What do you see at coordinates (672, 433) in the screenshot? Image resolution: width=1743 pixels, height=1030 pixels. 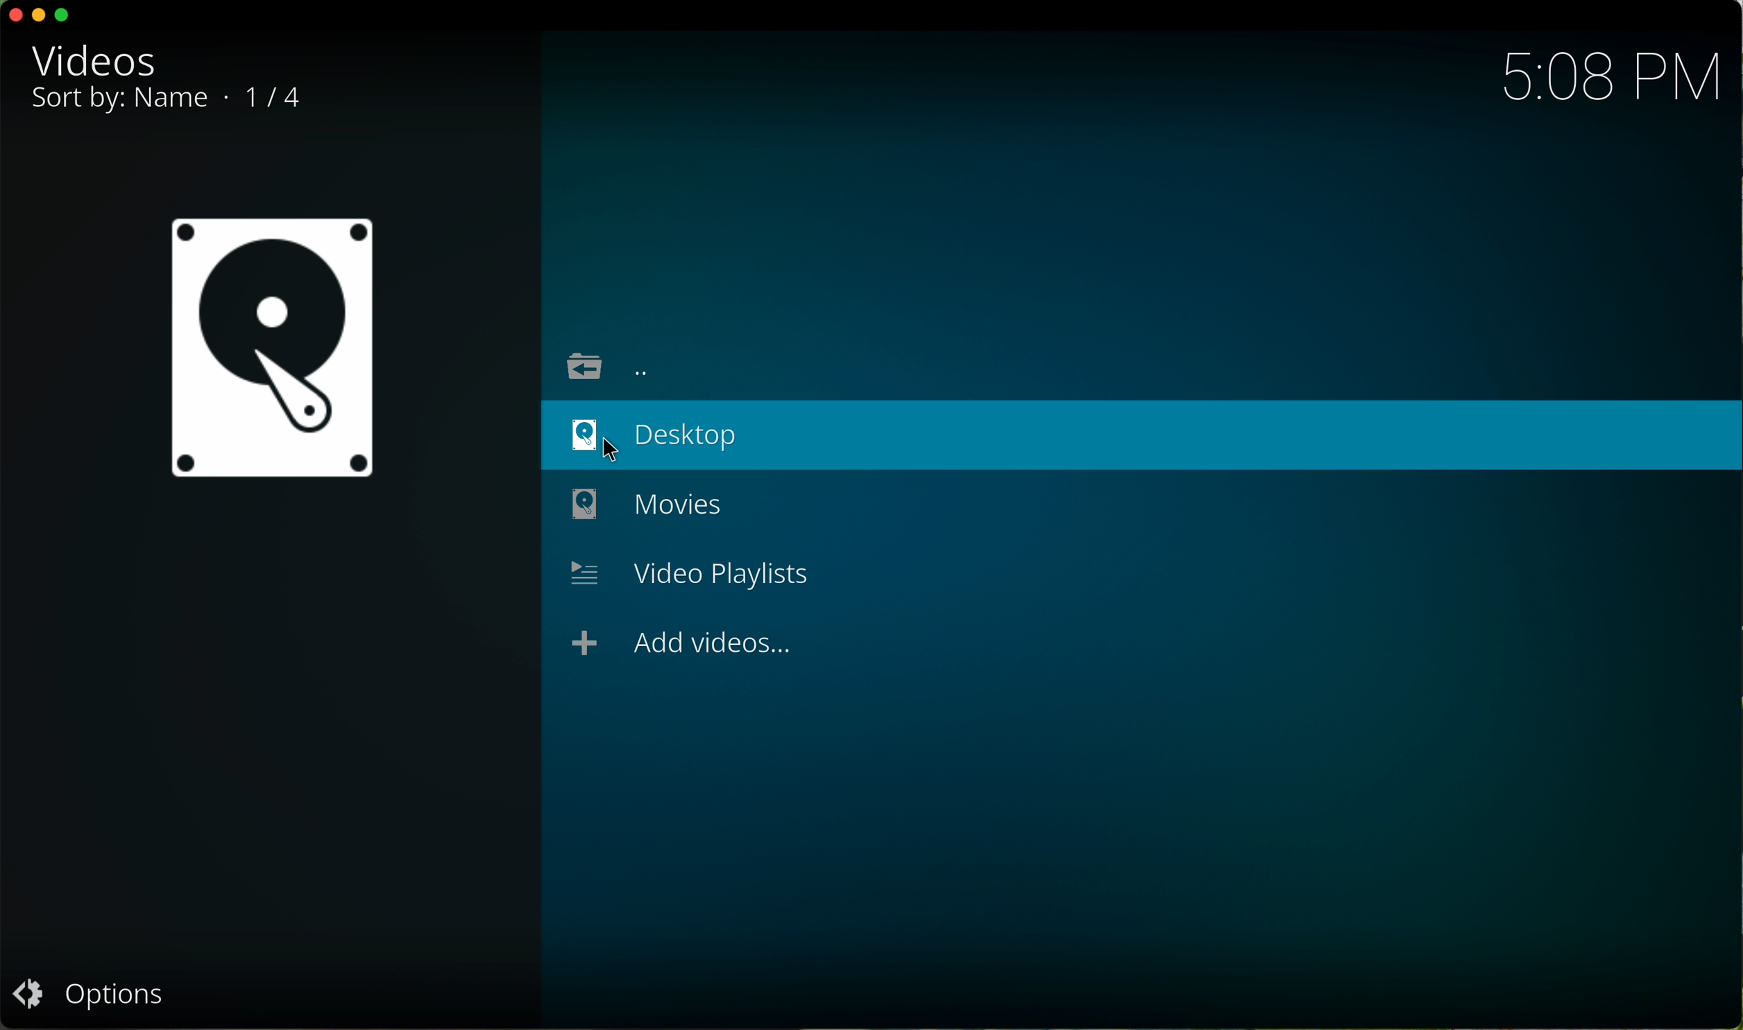 I see `click on desktop` at bounding box center [672, 433].